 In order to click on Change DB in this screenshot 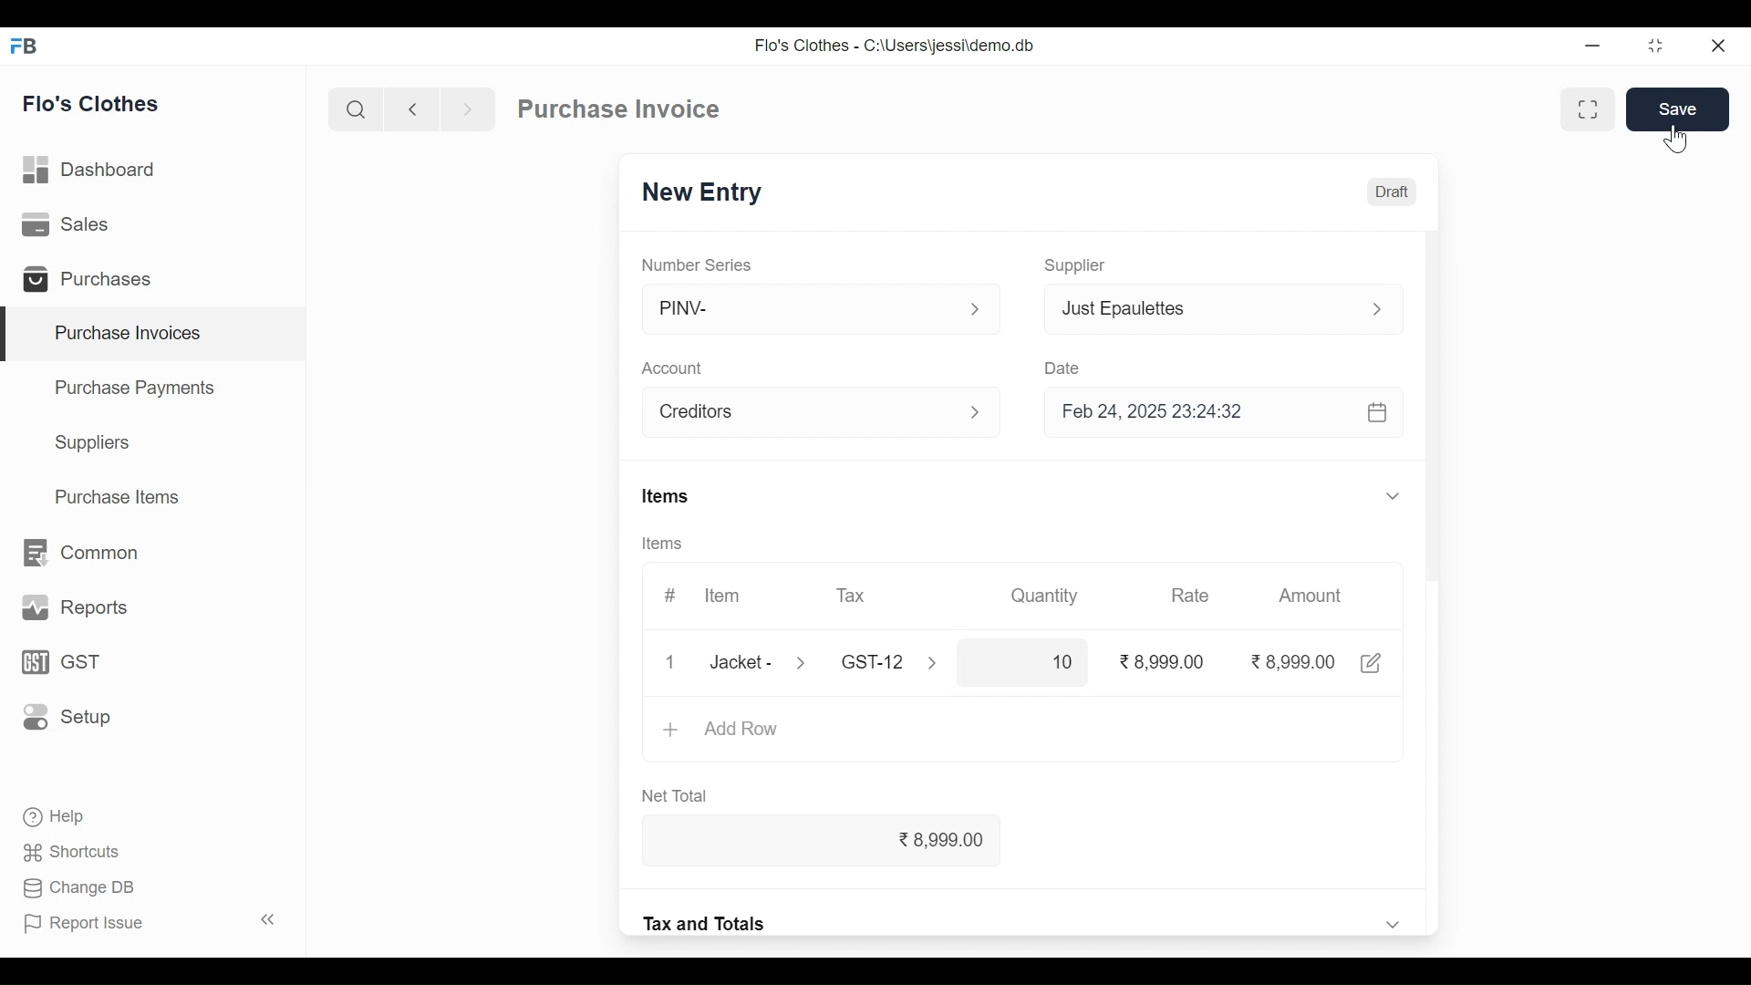, I will do `click(80, 887)`.